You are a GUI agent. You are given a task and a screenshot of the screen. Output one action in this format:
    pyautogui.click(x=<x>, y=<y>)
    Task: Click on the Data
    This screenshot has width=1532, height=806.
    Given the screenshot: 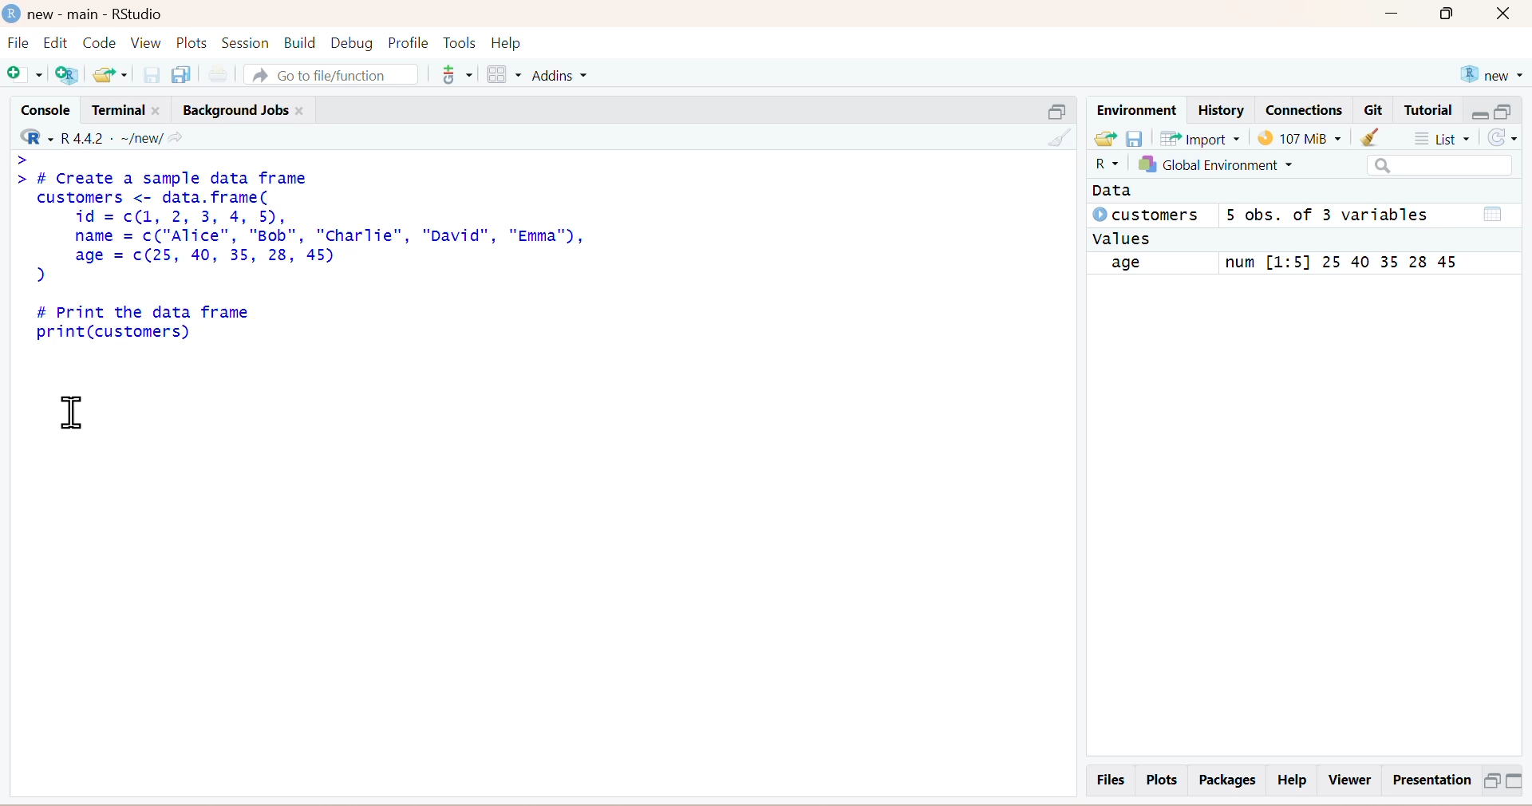 What is the action you would take?
    pyautogui.click(x=1113, y=192)
    